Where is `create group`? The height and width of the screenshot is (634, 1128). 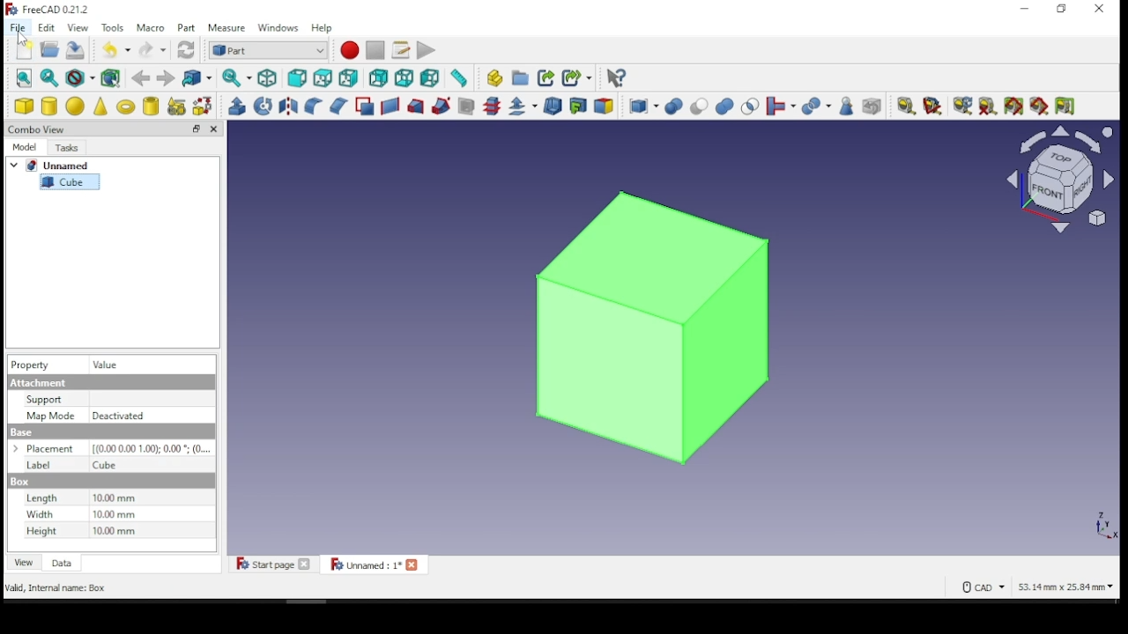
create group is located at coordinates (518, 77).